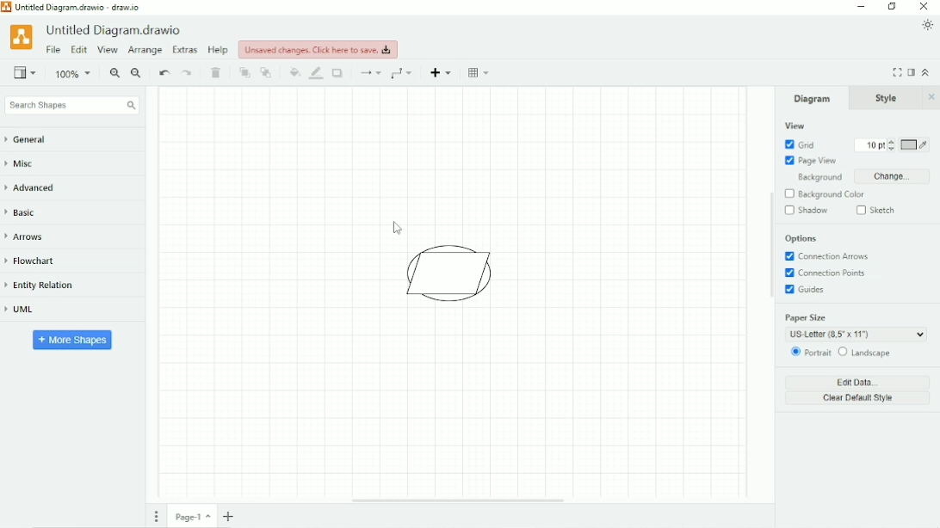 This screenshot has width=940, height=528. Describe the element at coordinates (832, 194) in the screenshot. I see `Background color` at that location.